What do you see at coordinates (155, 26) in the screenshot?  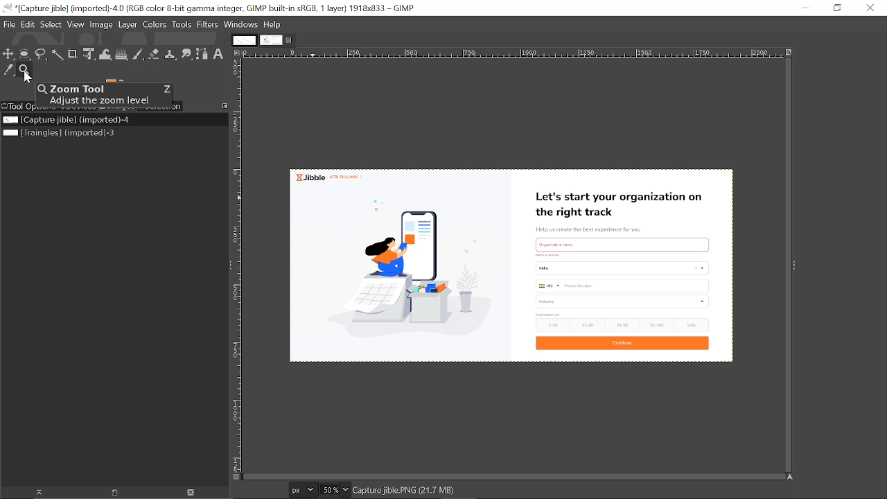 I see `Colors` at bounding box center [155, 26].